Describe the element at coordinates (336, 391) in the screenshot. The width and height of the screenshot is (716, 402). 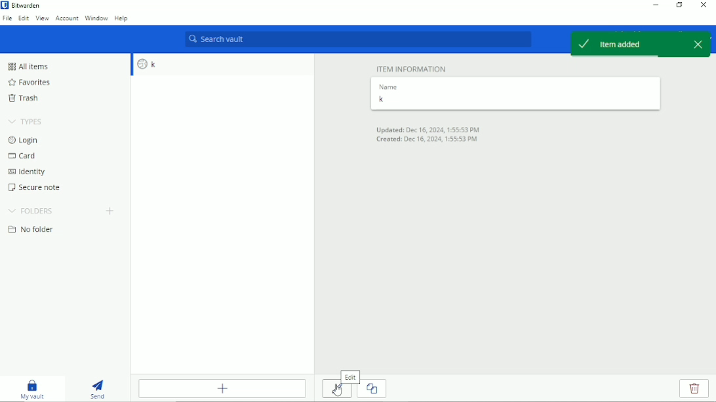
I see `Edit` at that location.